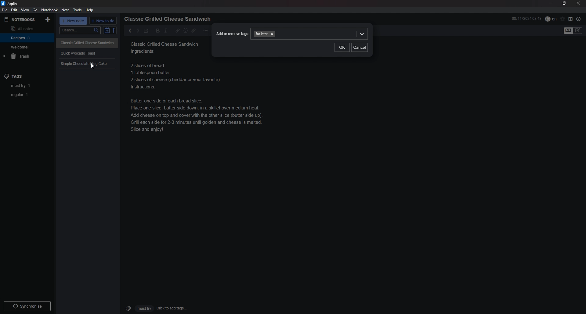  What do you see at coordinates (360, 48) in the screenshot?
I see `cancel` at bounding box center [360, 48].